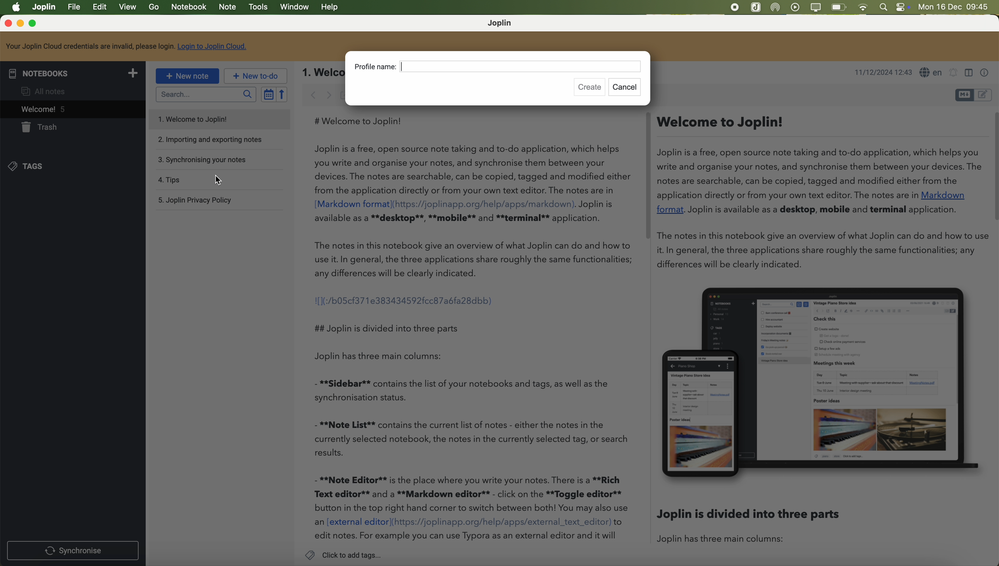 This screenshot has height=566, width=999. Describe the element at coordinates (839, 7) in the screenshot. I see `battery` at that location.